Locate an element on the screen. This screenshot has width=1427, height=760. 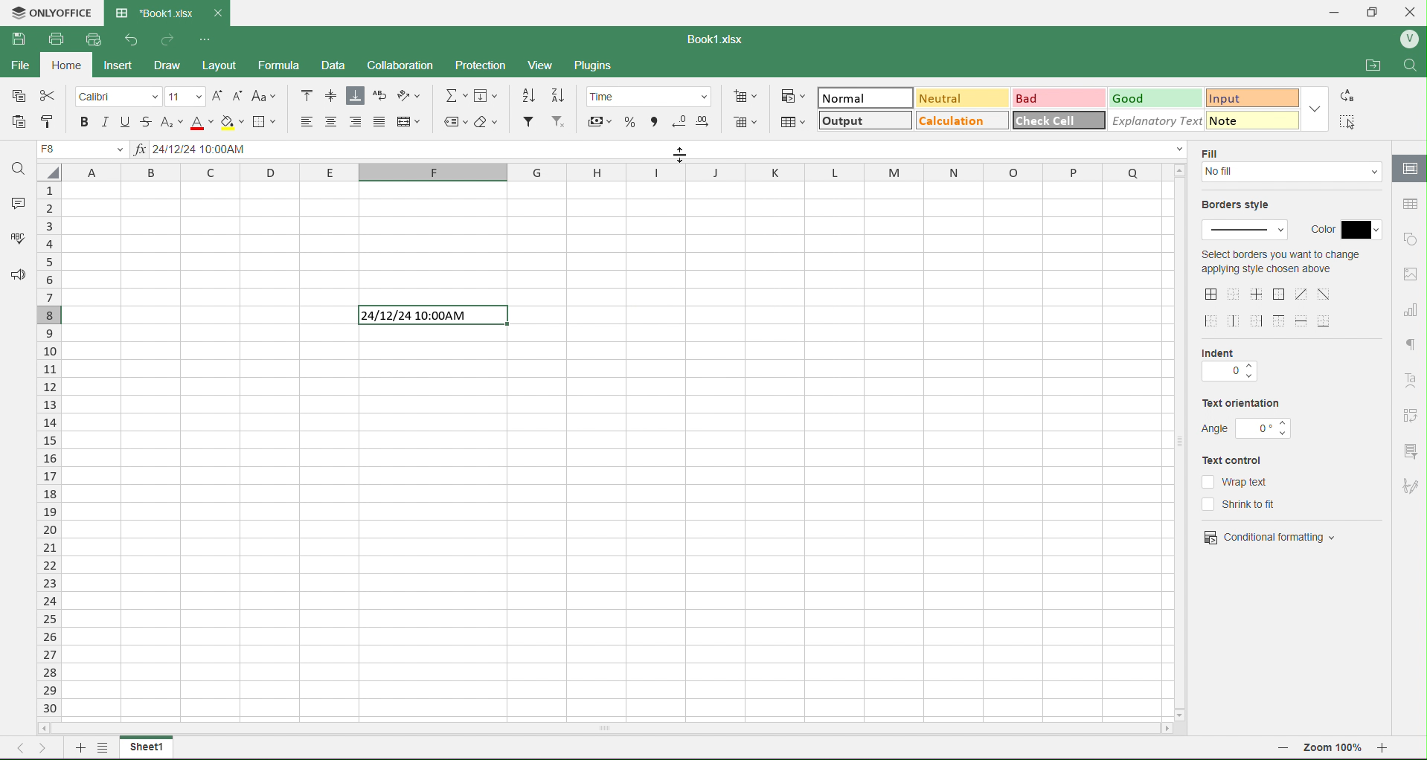
Change Case is located at coordinates (266, 97).